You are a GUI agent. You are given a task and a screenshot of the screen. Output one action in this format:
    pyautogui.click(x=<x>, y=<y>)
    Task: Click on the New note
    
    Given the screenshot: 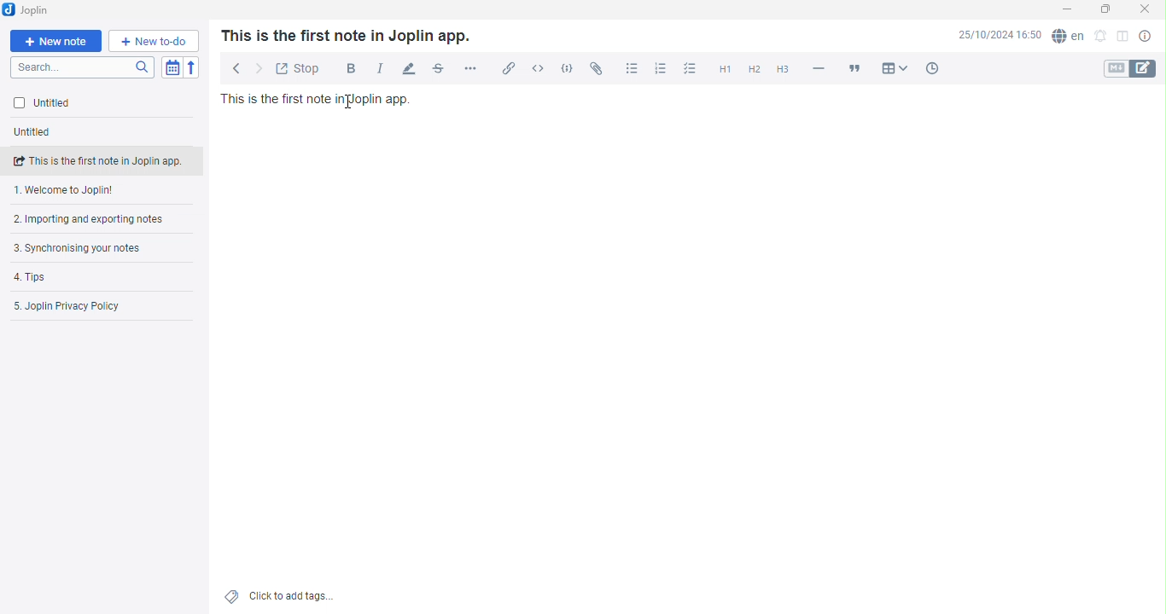 What is the action you would take?
    pyautogui.click(x=57, y=40)
    